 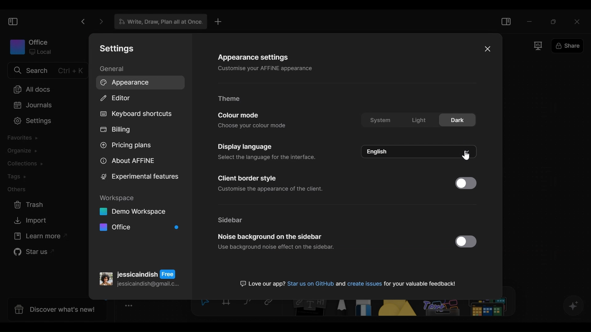 I want to click on Curve, so click(x=248, y=303).